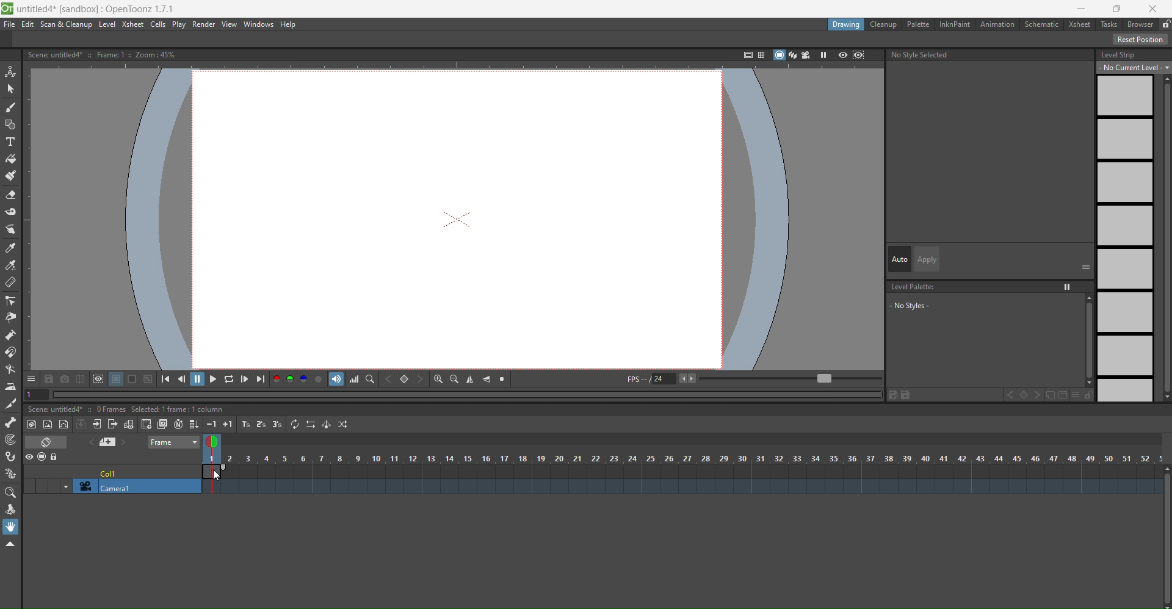  What do you see at coordinates (923, 305) in the screenshot?
I see `no styles` at bounding box center [923, 305].